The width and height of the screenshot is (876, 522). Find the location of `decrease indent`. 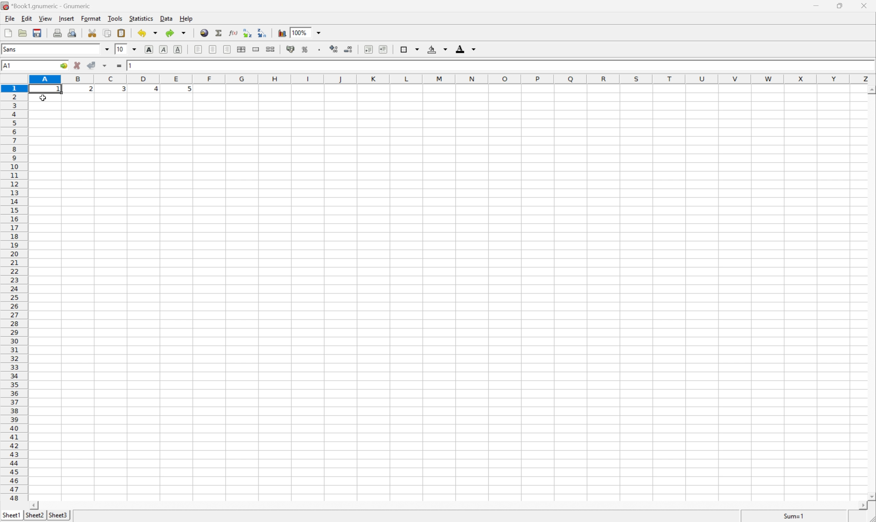

decrease indent is located at coordinates (369, 50).